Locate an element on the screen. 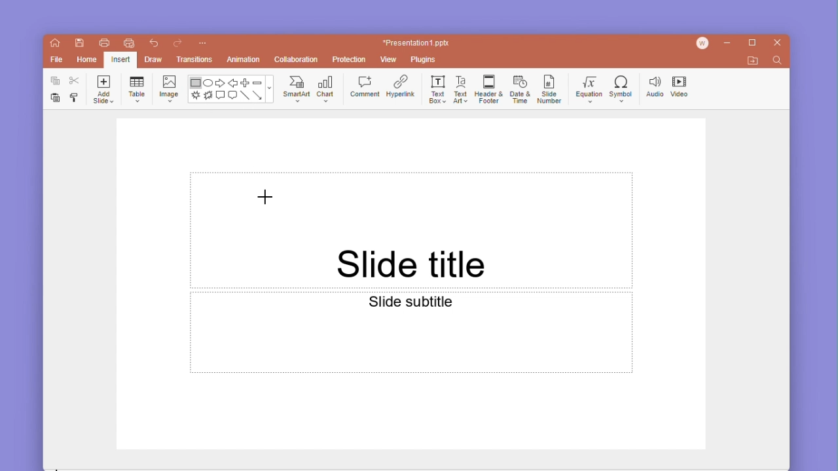 This screenshot has height=471, width=838. symbol is located at coordinates (621, 85).